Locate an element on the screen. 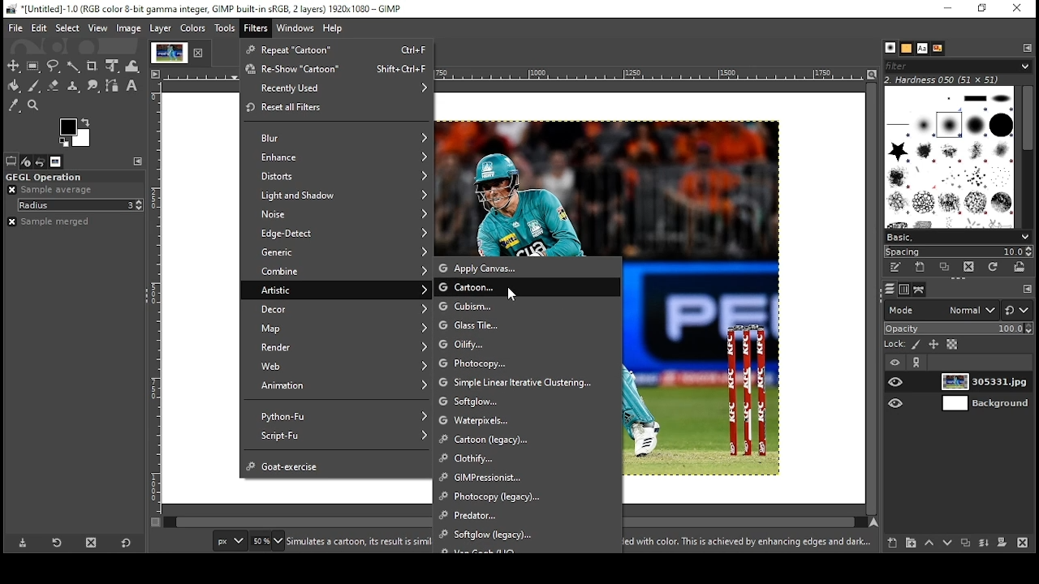 The image size is (1039, 584). delete tool preset is located at coordinates (92, 543).